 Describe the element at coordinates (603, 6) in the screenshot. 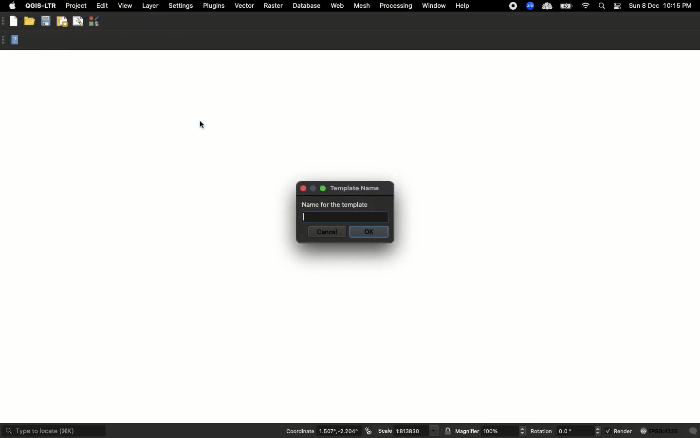

I see `Search` at that location.